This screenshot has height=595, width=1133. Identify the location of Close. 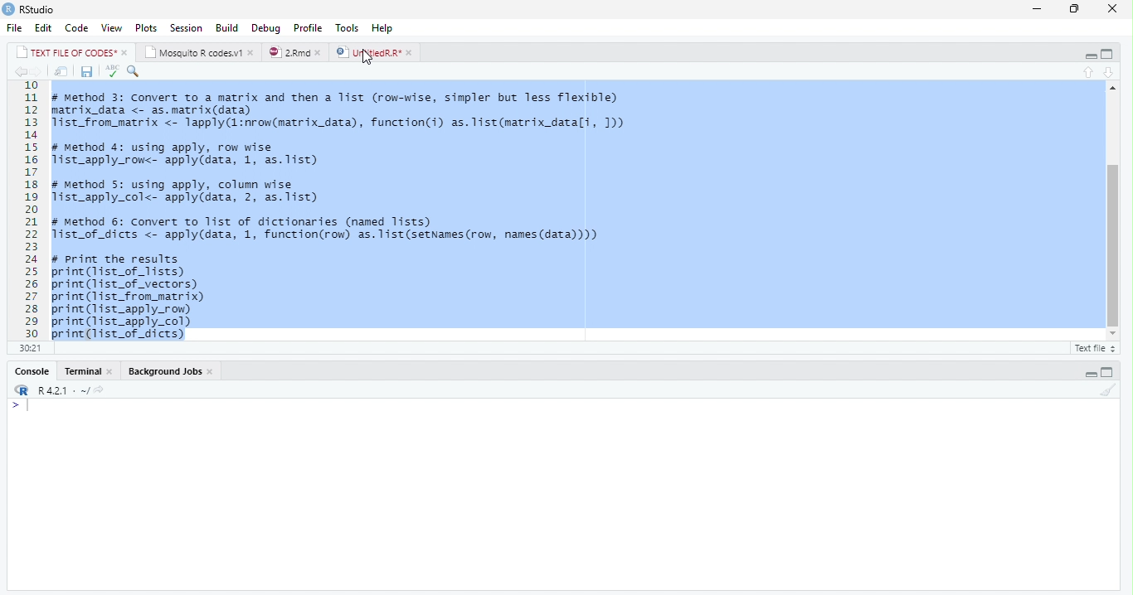
(1113, 8).